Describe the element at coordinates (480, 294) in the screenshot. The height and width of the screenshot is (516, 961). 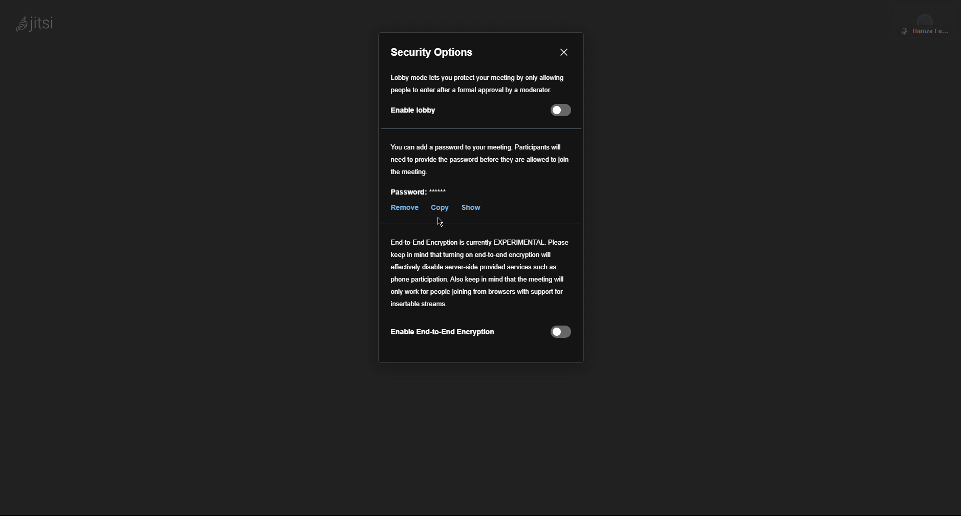
I see `End to End Encryption` at that location.